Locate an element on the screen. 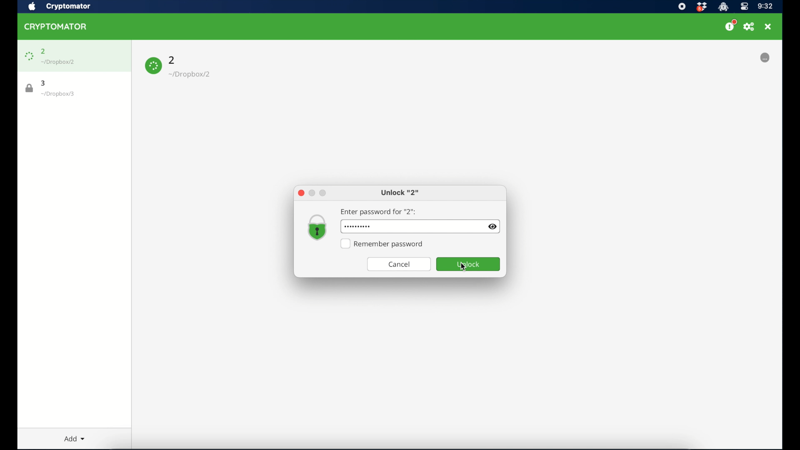 The image size is (800, 450). cryptomator icon is located at coordinates (56, 27).